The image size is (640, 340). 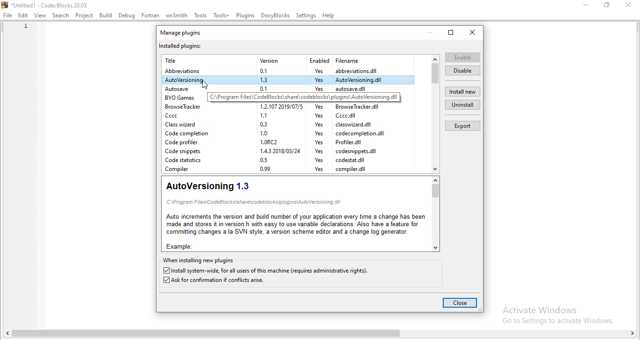 I want to click on edit, so click(x=23, y=16).